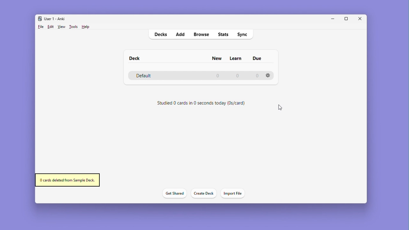 The width and height of the screenshot is (409, 230). Describe the element at coordinates (160, 34) in the screenshot. I see `Decks` at that location.